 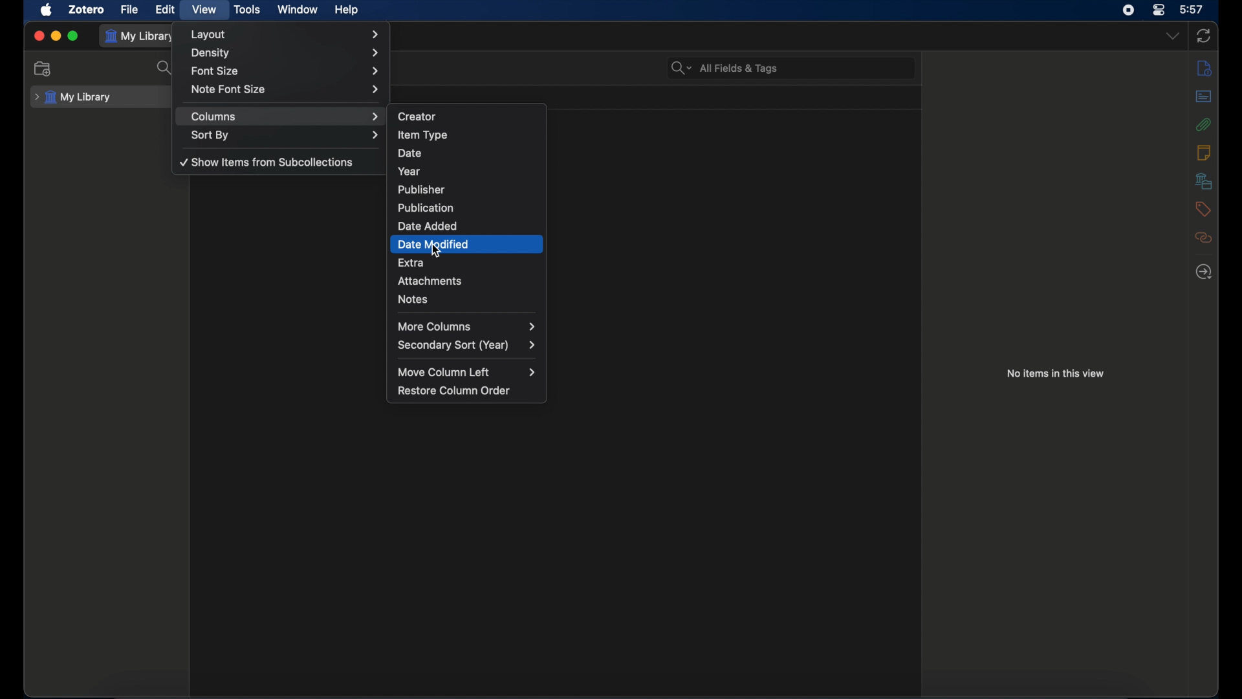 What do you see at coordinates (267, 163) in the screenshot?
I see `show items from subcollections` at bounding box center [267, 163].